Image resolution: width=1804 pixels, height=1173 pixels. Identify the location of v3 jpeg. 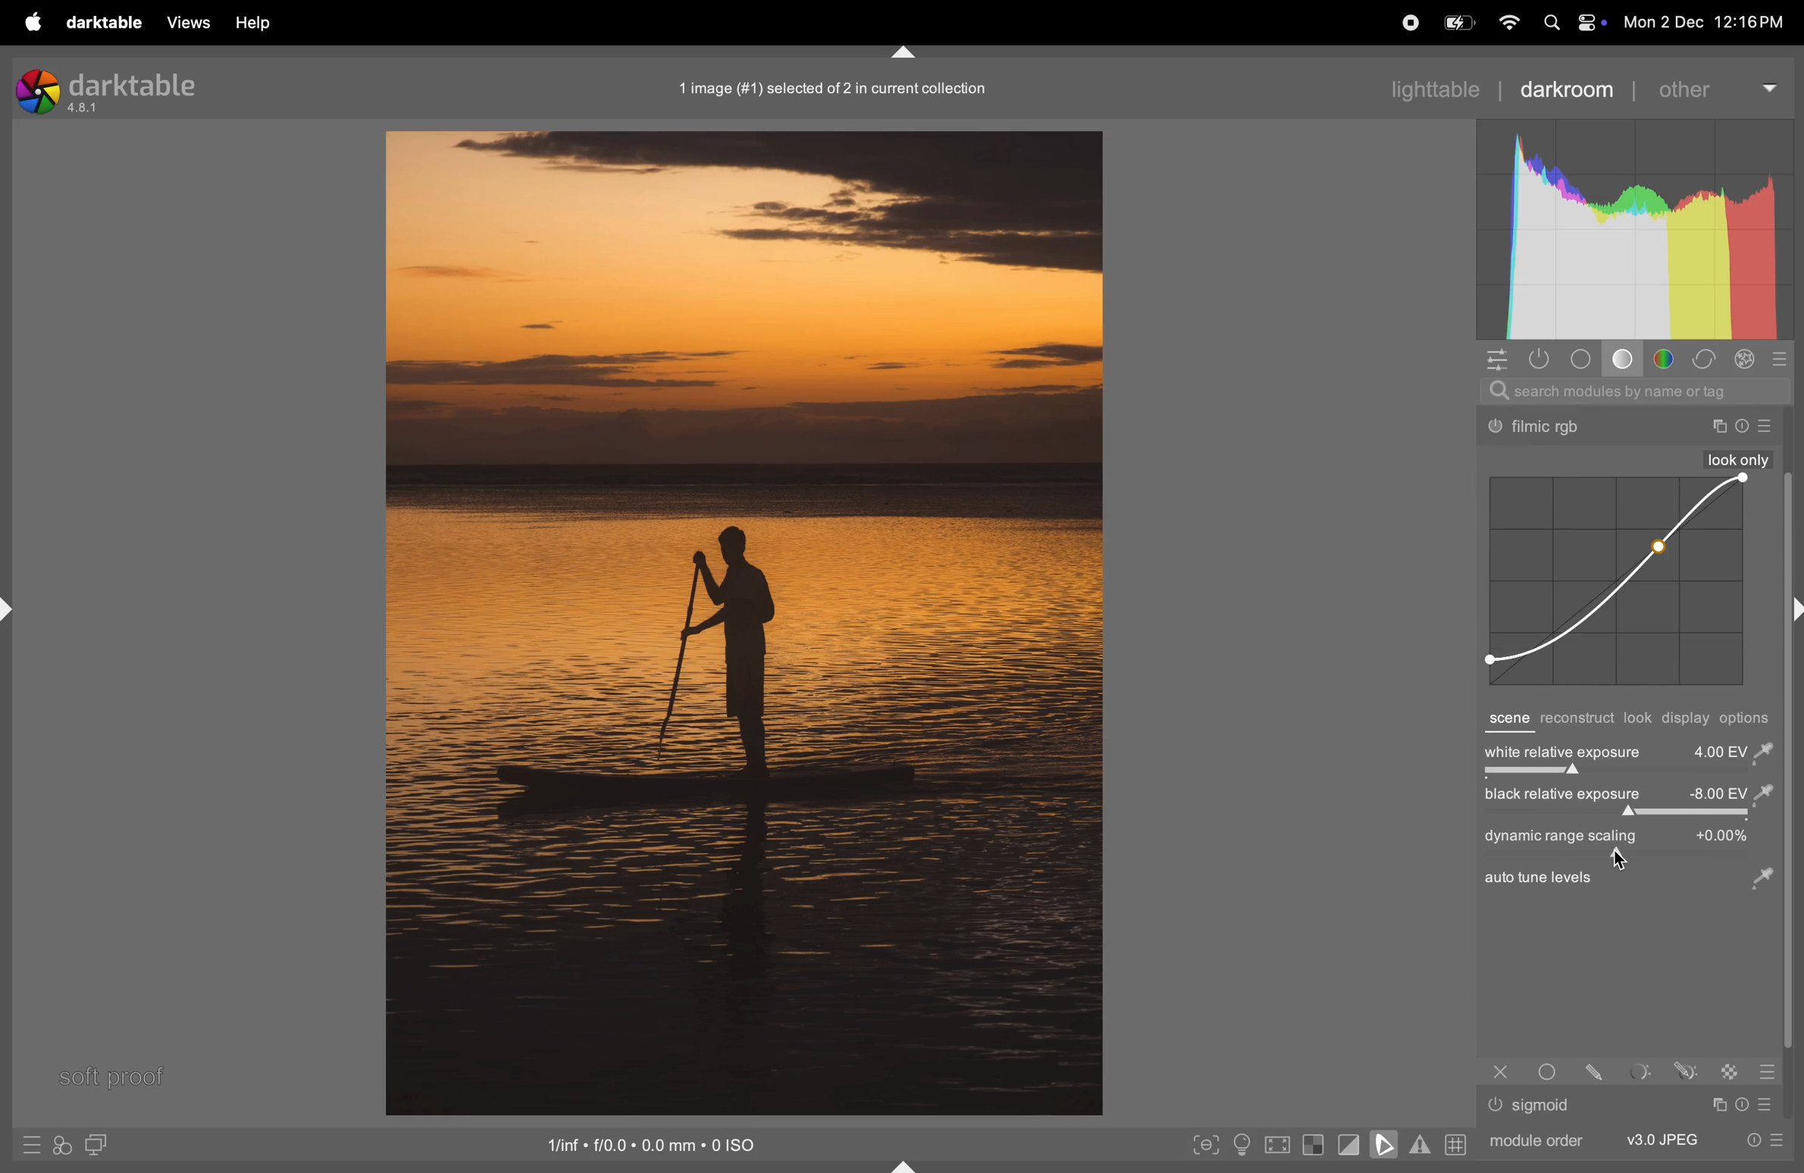
(1662, 1139).